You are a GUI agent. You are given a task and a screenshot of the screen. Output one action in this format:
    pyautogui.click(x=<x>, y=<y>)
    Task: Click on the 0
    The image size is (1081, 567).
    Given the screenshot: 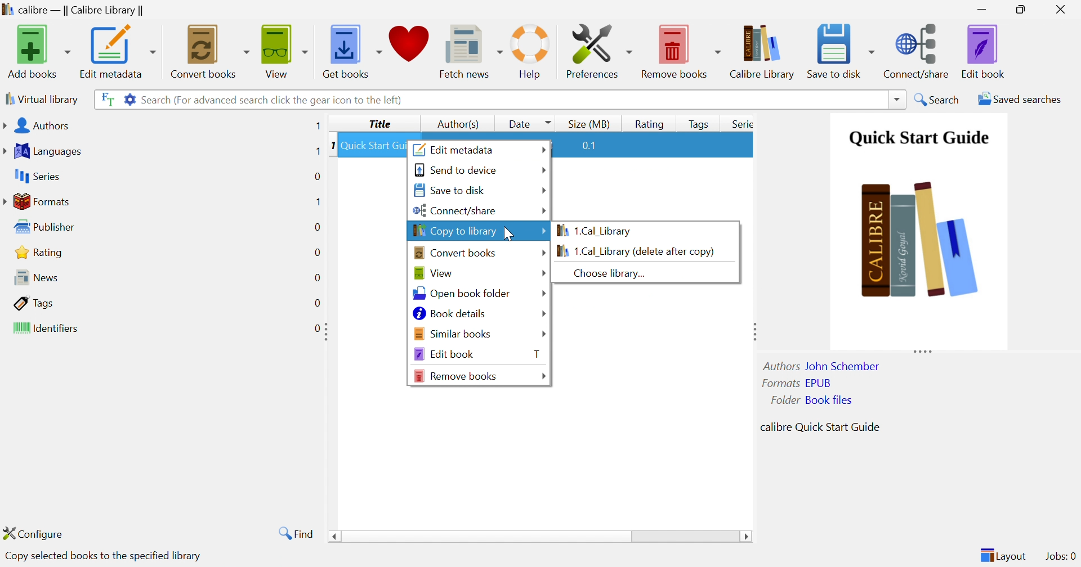 What is the action you would take?
    pyautogui.click(x=312, y=328)
    